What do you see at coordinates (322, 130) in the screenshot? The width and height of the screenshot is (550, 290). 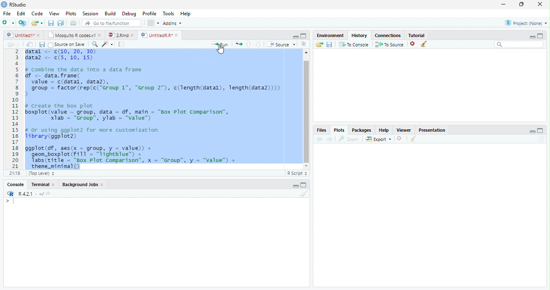 I see `Files` at bounding box center [322, 130].